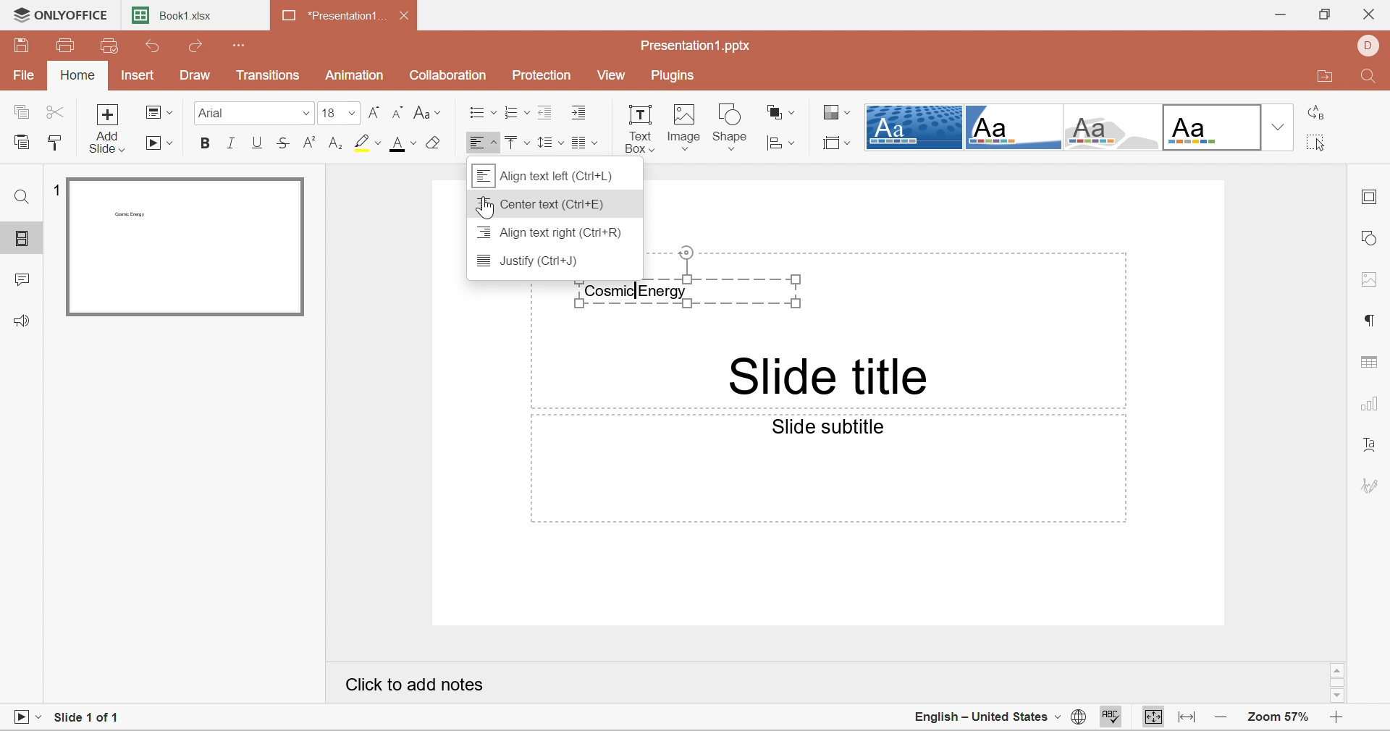 The width and height of the screenshot is (1390, 731). What do you see at coordinates (21, 282) in the screenshot?
I see `Comments` at bounding box center [21, 282].